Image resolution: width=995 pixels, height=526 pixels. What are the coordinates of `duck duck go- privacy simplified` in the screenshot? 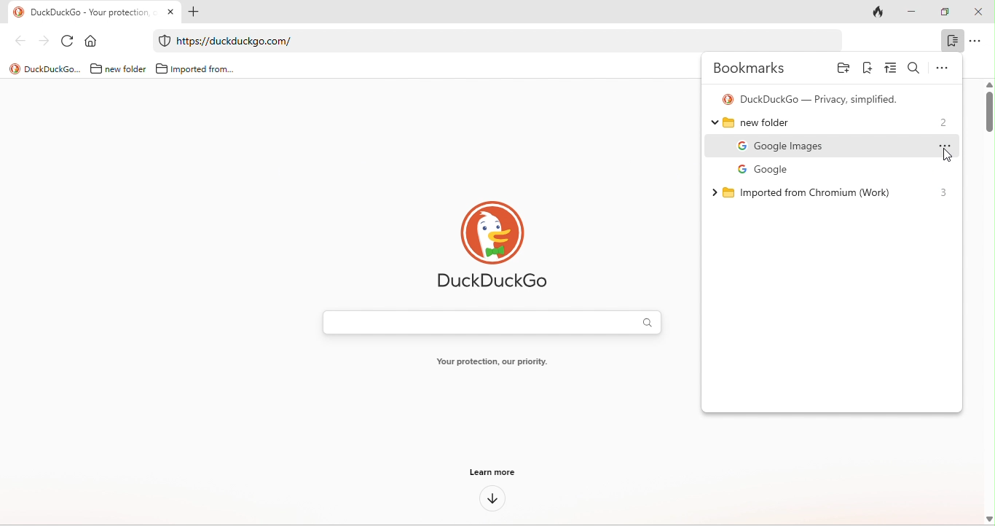 It's located at (813, 99).